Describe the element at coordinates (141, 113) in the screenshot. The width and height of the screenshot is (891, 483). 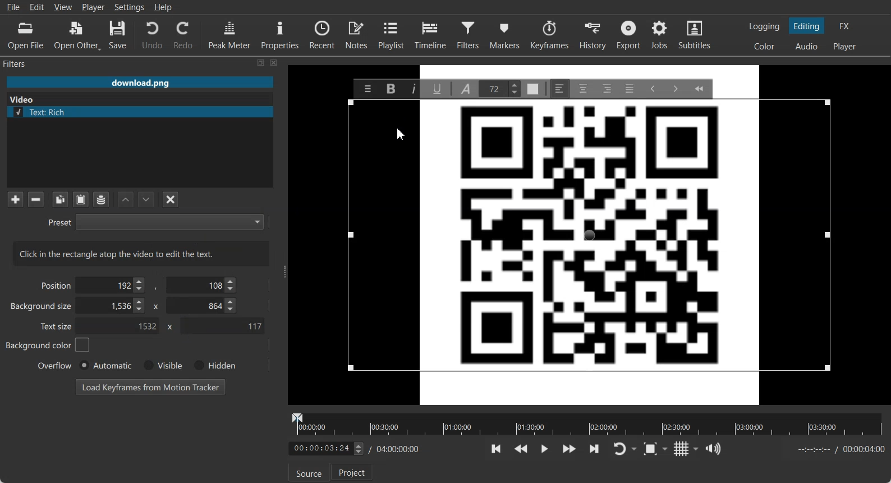
I see `Text: Rich file` at that location.